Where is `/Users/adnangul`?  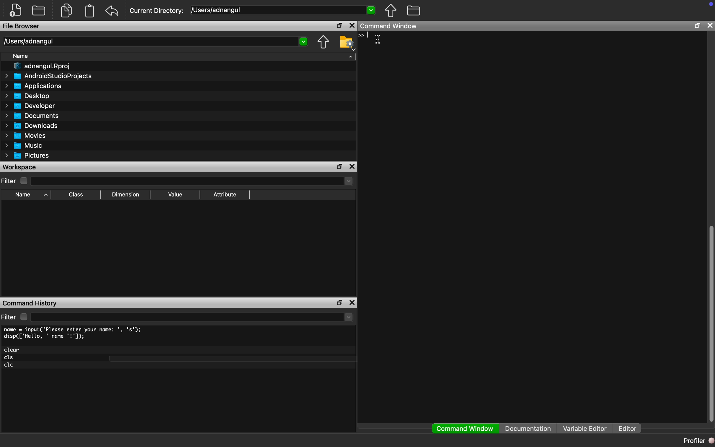
/Users/adnangul is located at coordinates (217, 10).